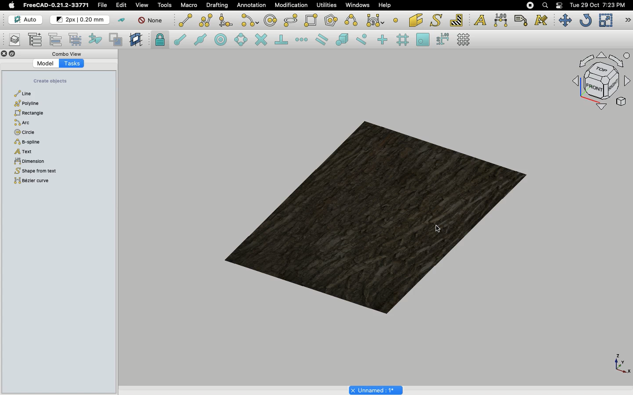  What do you see at coordinates (46, 64) in the screenshot?
I see `Model` at bounding box center [46, 64].